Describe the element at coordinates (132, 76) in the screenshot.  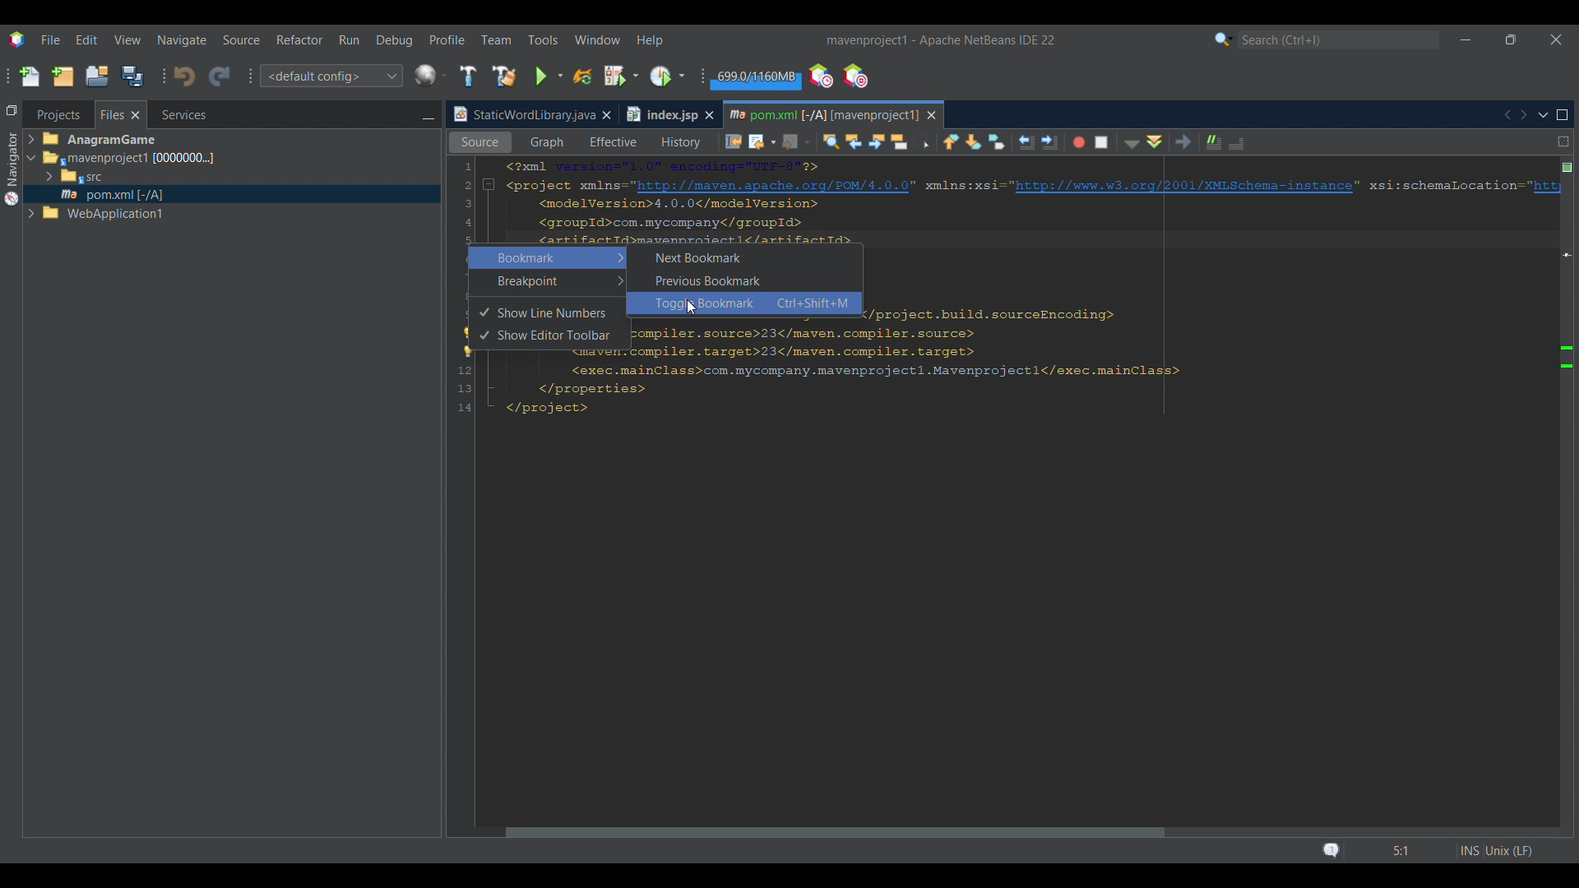
I see `Save all` at that location.